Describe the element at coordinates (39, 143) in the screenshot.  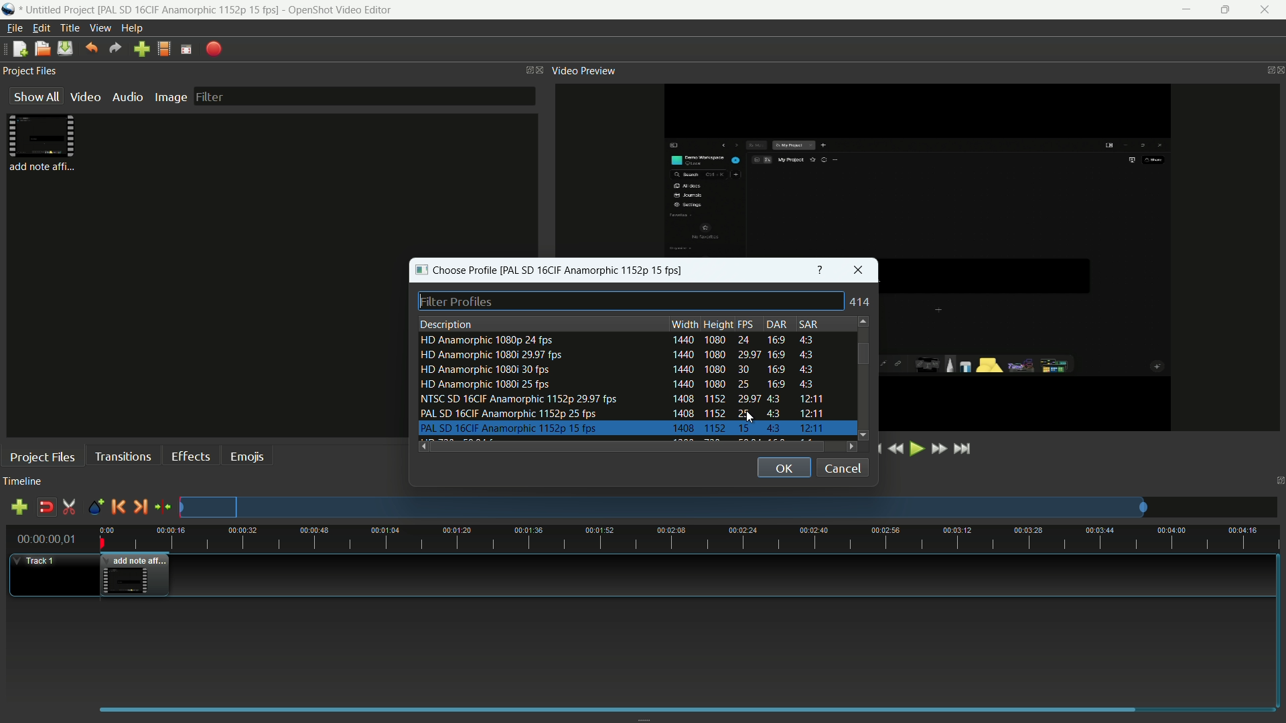
I see `file in project` at that location.